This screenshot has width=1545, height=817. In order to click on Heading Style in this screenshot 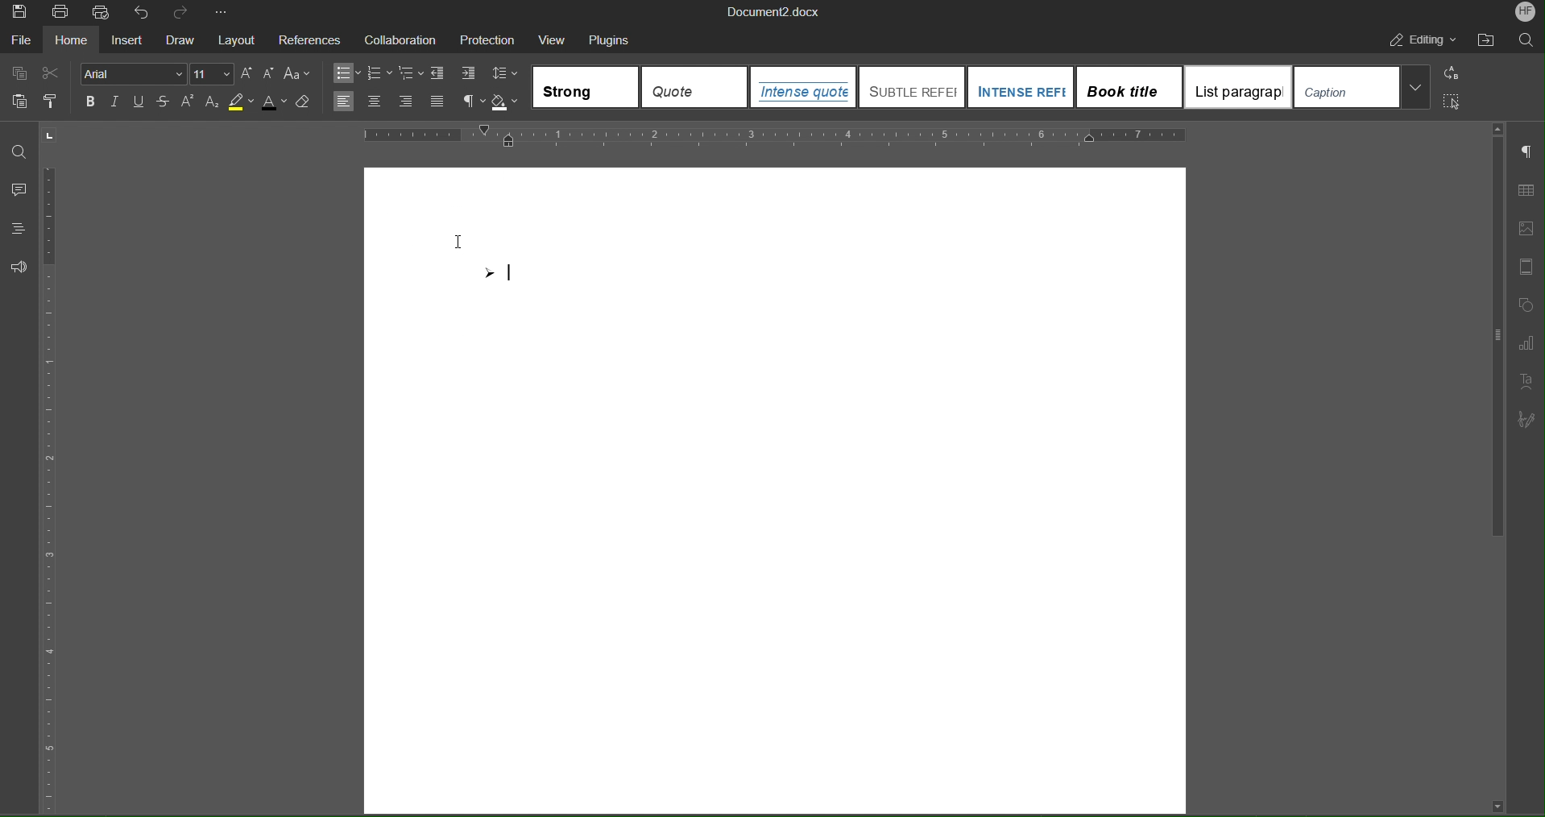, I will do `click(984, 88)`.